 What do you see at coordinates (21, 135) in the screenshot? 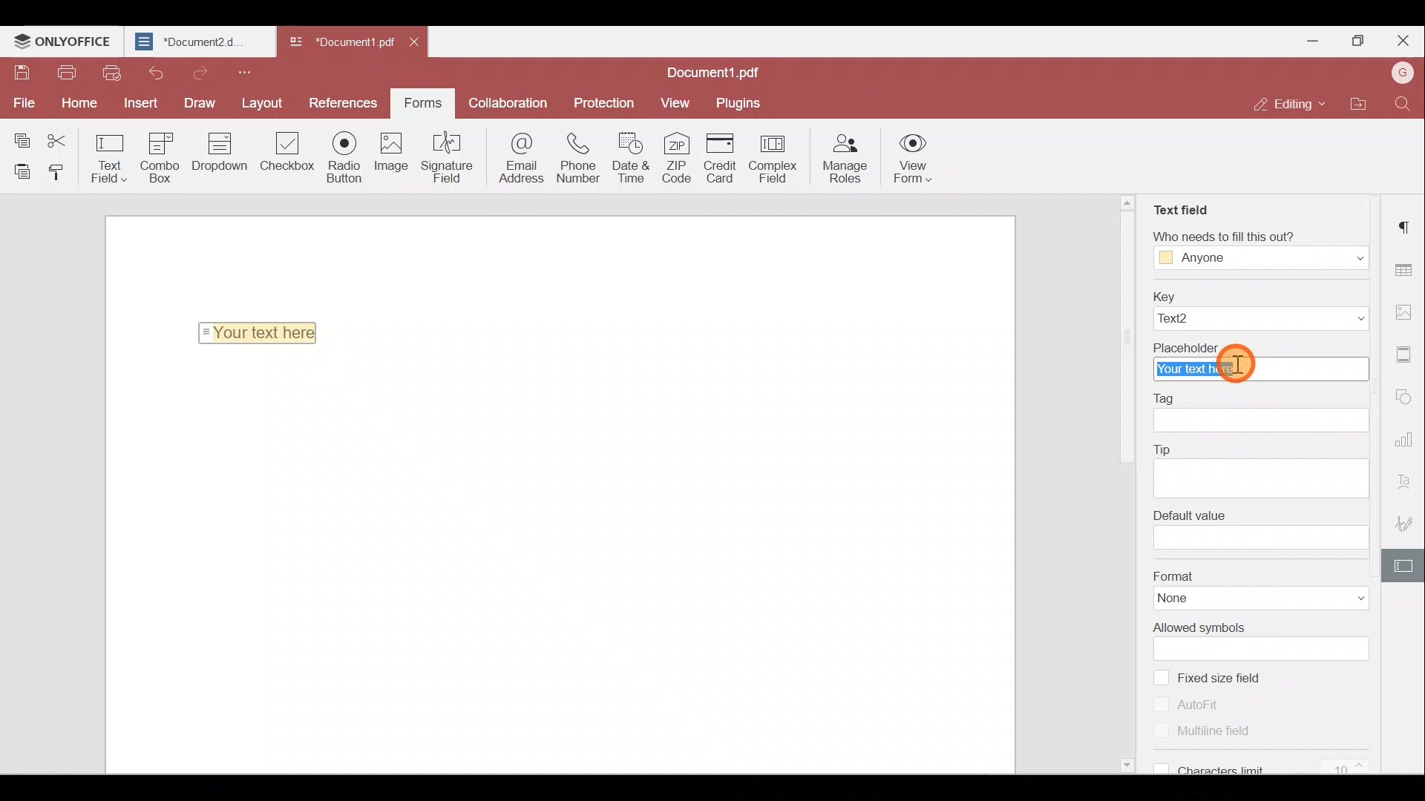
I see `Copy` at bounding box center [21, 135].